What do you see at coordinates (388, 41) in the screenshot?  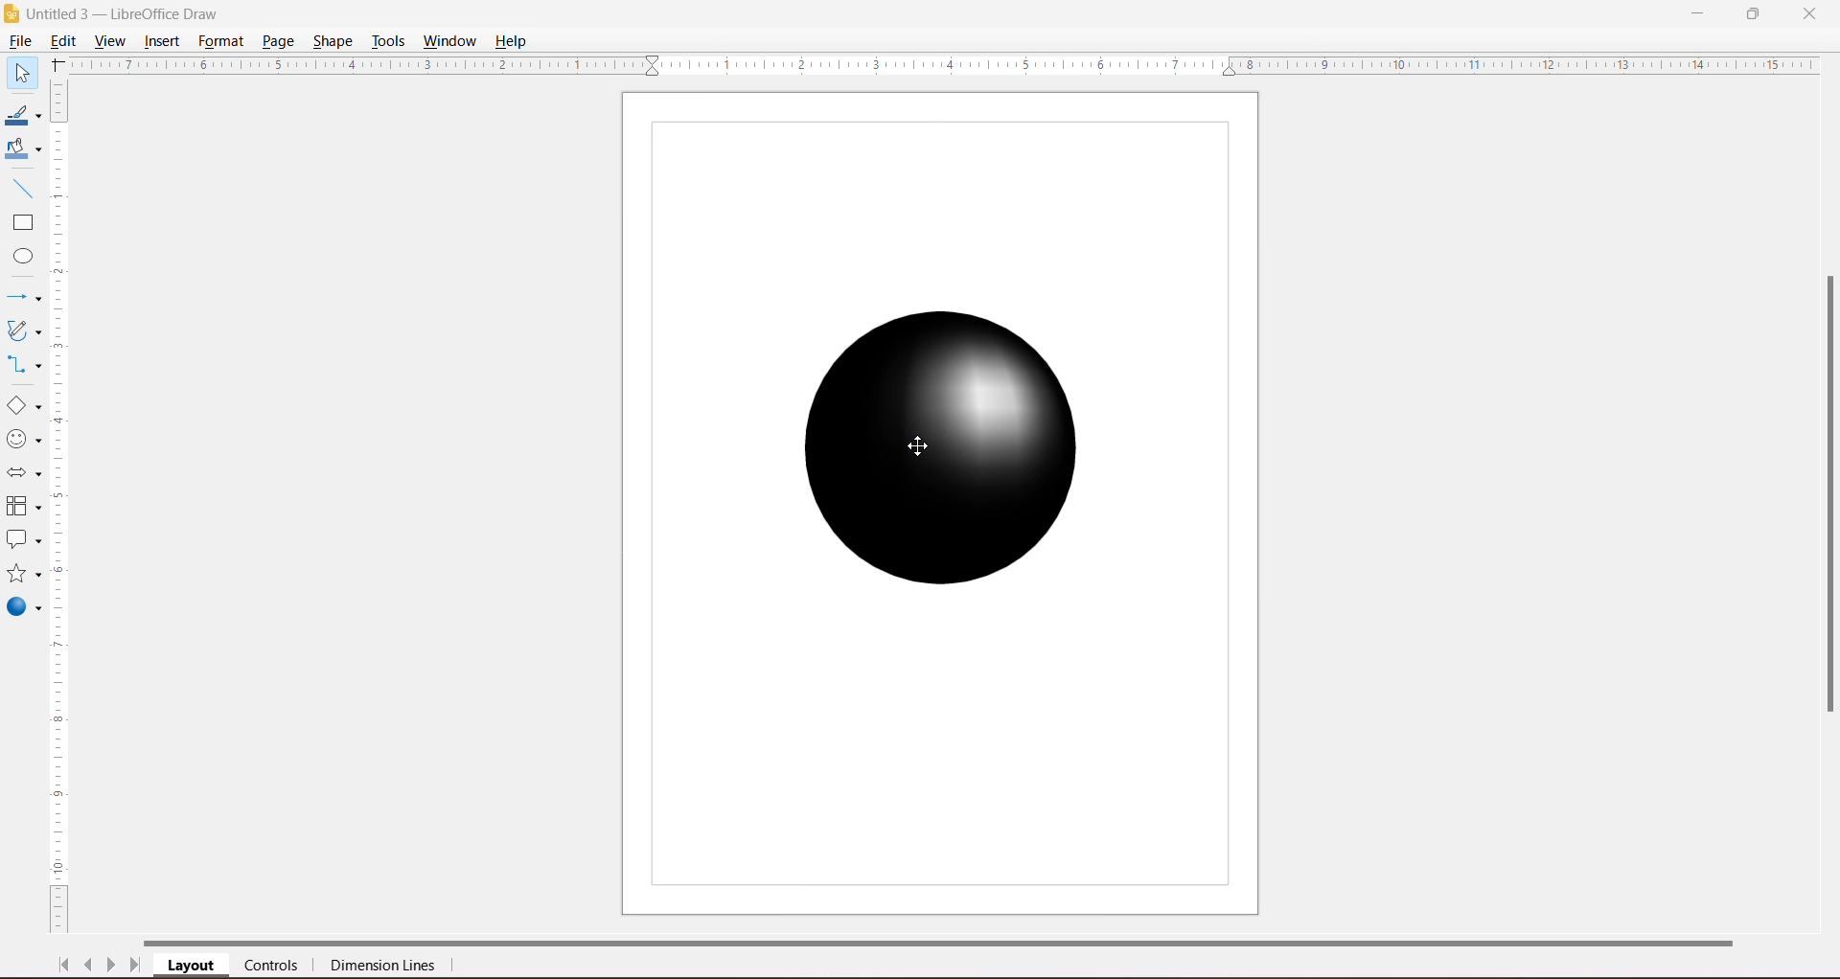 I see `Tools` at bounding box center [388, 41].